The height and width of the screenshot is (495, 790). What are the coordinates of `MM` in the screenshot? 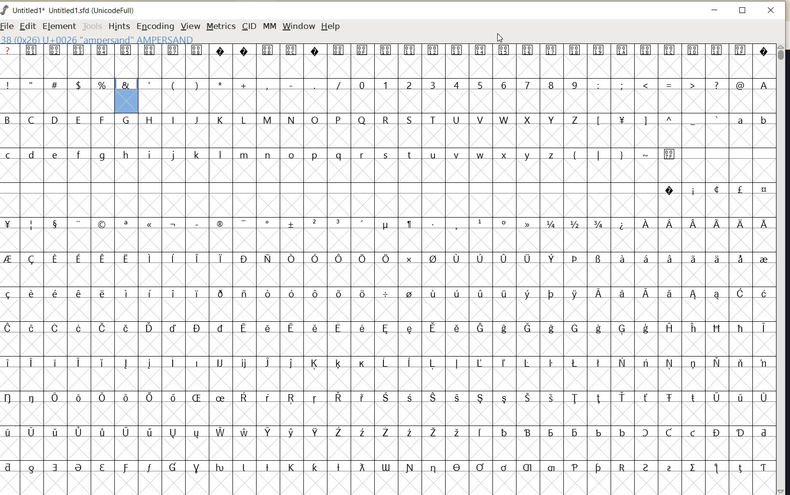 It's located at (269, 26).